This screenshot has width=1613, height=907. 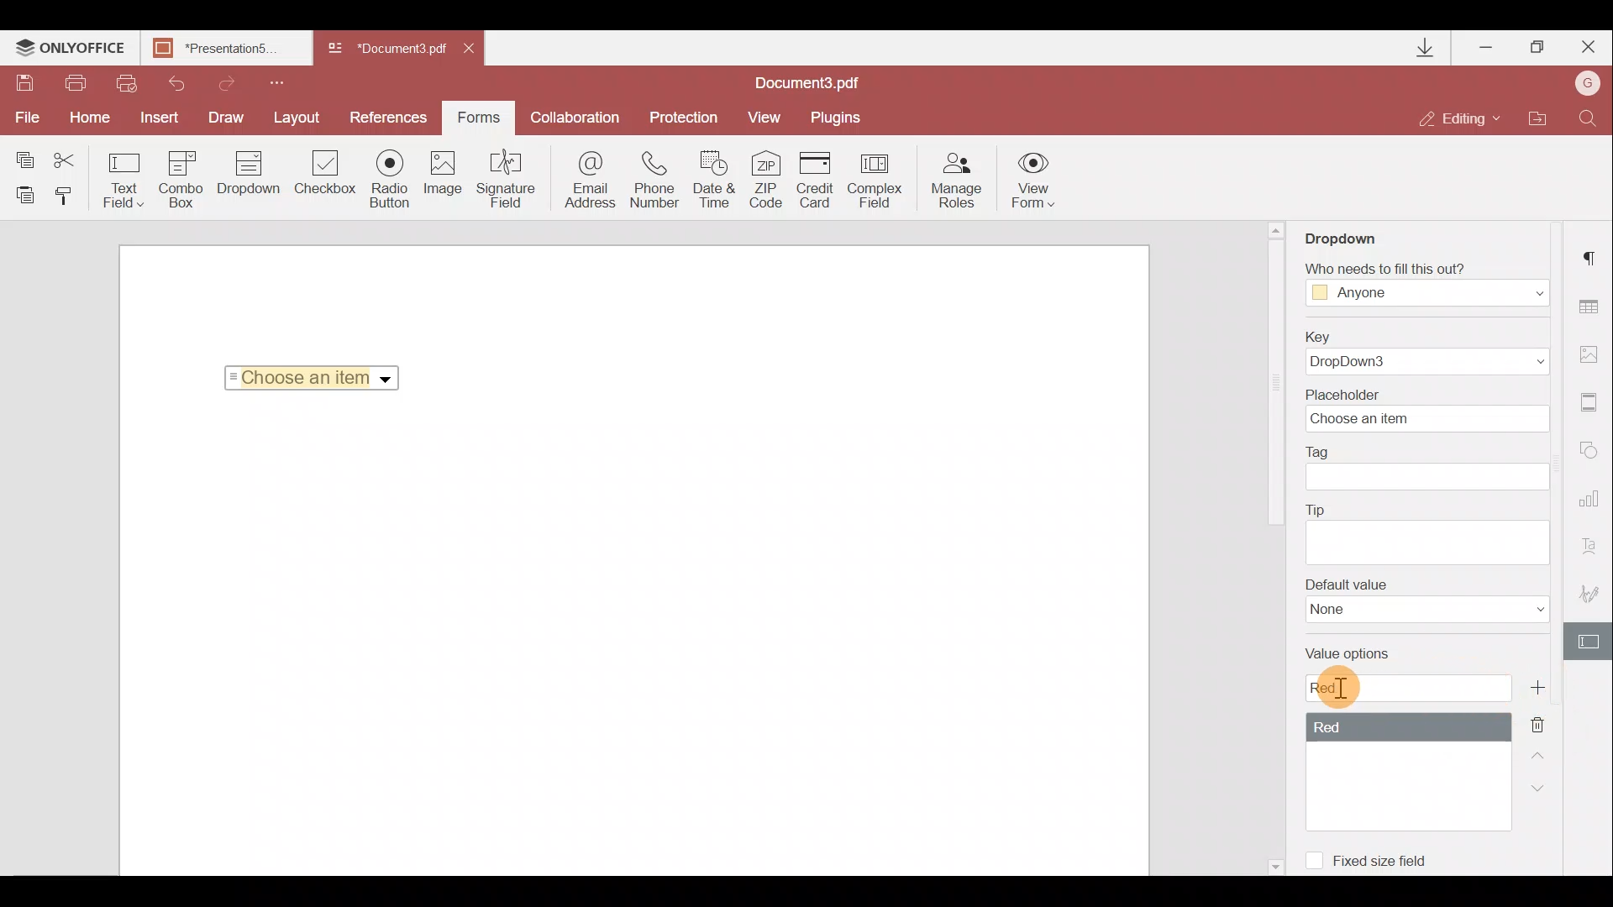 What do you see at coordinates (1596, 307) in the screenshot?
I see `Table settings` at bounding box center [1596, 307].